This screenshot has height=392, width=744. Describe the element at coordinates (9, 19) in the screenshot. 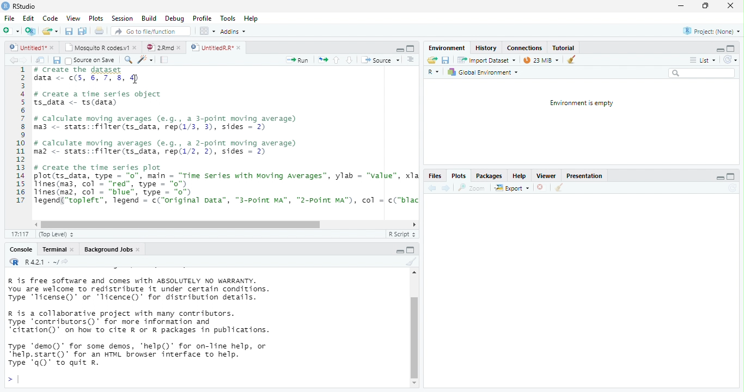

I see `File` at that location.